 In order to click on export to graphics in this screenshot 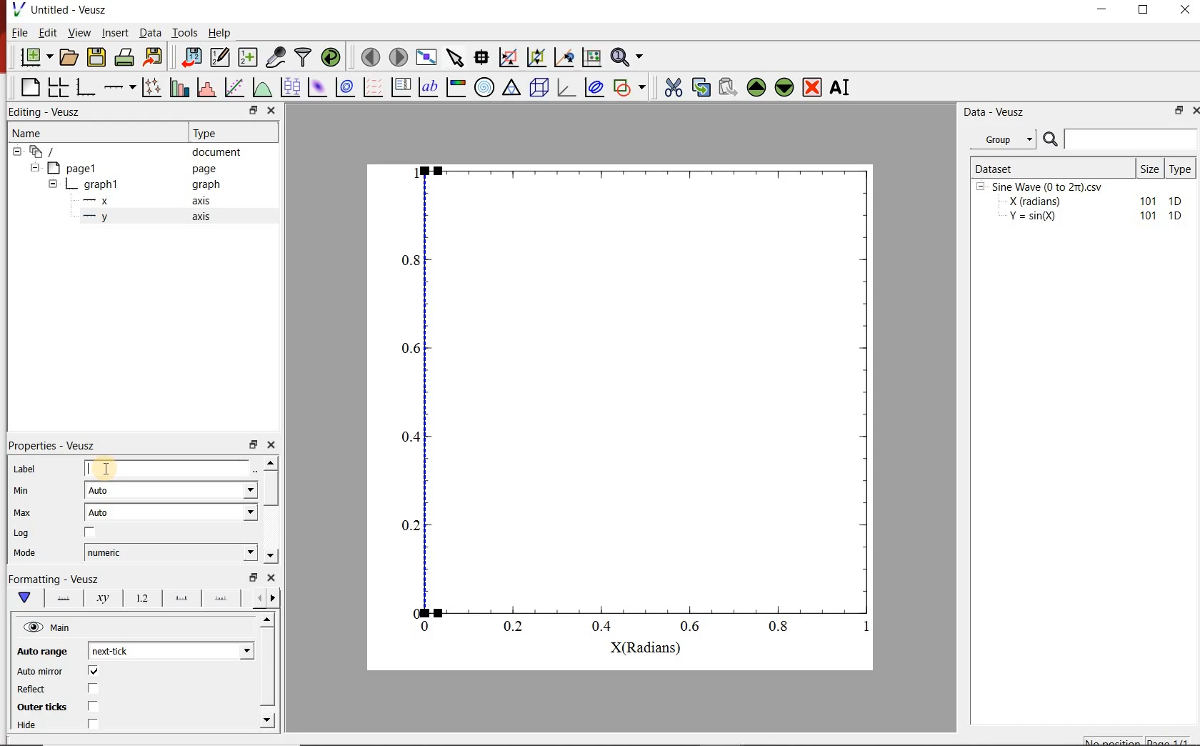, I will do `click(155, 56)`.